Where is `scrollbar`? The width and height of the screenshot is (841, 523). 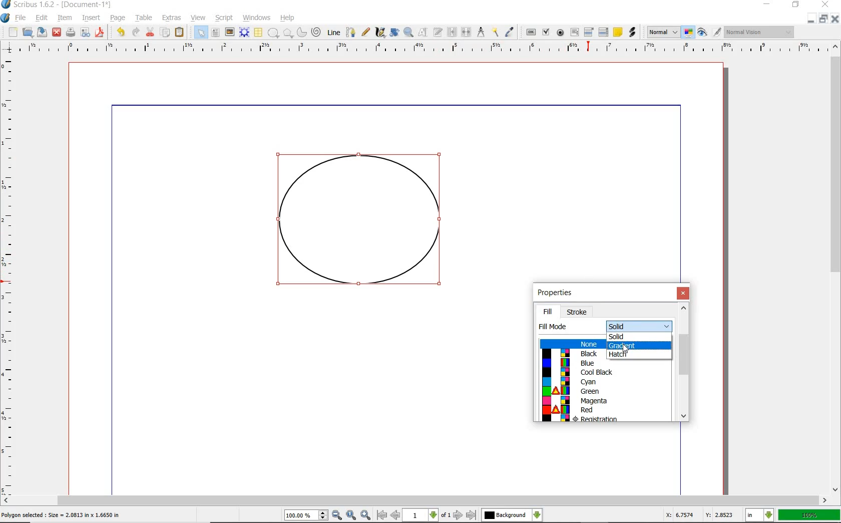 scrollbar is located at coordinates (683, 364).